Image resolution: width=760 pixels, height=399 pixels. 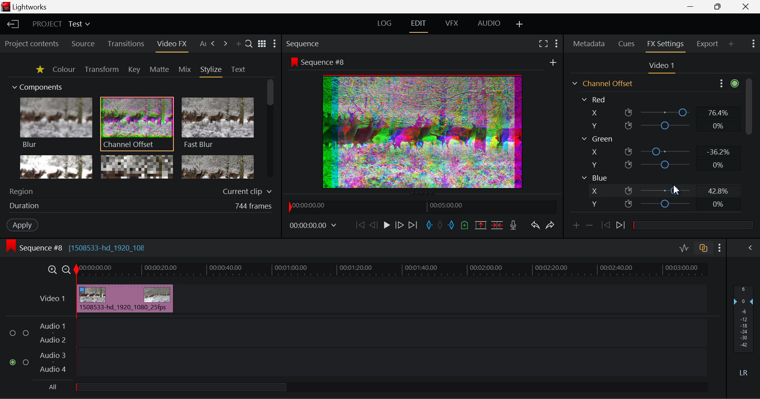 I want to click on Channel Offset, so click(x=601, y=83).